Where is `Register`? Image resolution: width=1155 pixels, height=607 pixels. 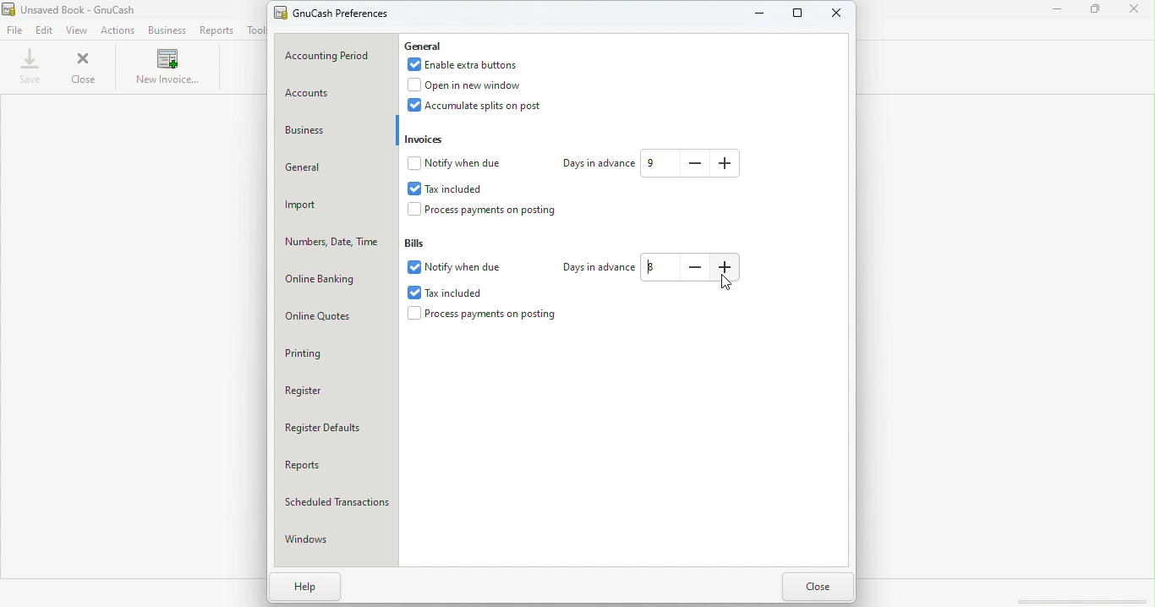
Register is located at coordinates (332, 388).